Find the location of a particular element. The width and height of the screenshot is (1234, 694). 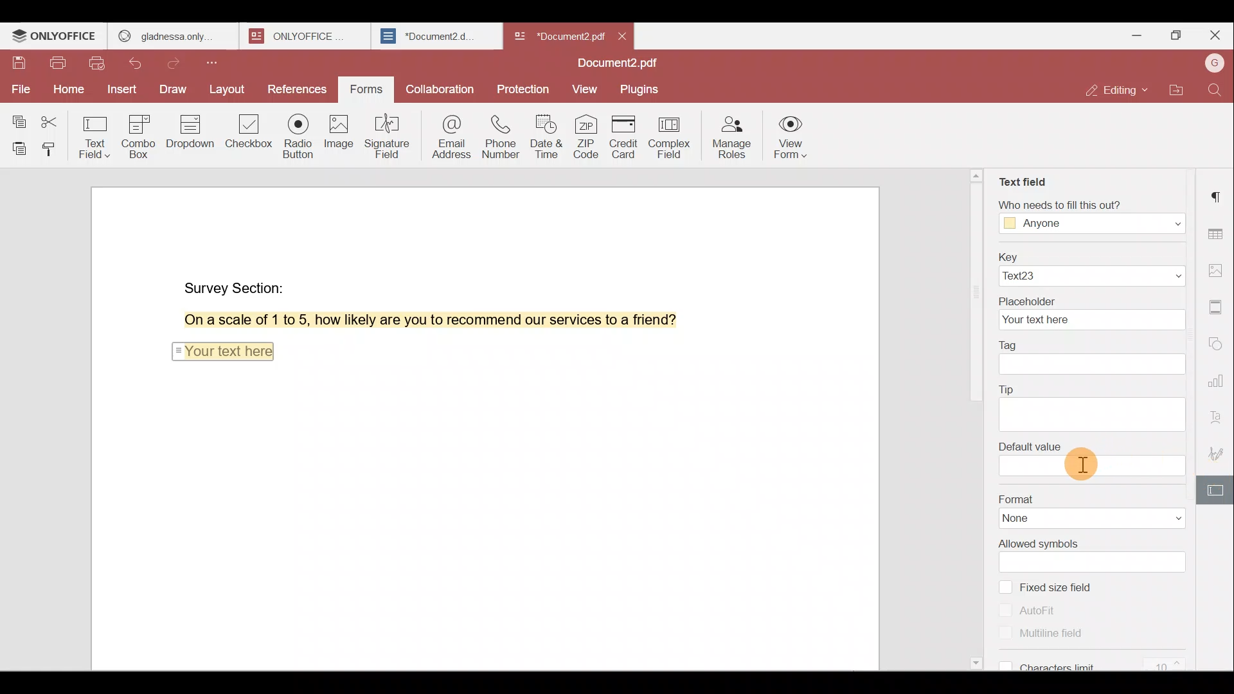

Multiline field is located at coordinates (1037, 632).